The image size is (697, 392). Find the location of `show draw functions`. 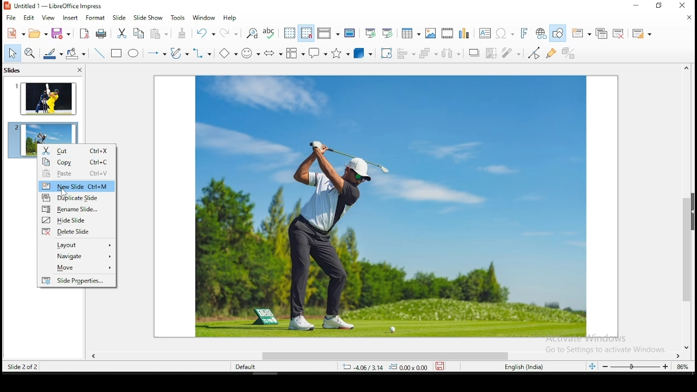

show draw functions is located at coordinates (558, 34).